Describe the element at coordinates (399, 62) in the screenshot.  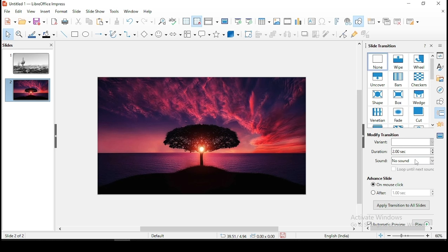
I see `transition effects` at that location.